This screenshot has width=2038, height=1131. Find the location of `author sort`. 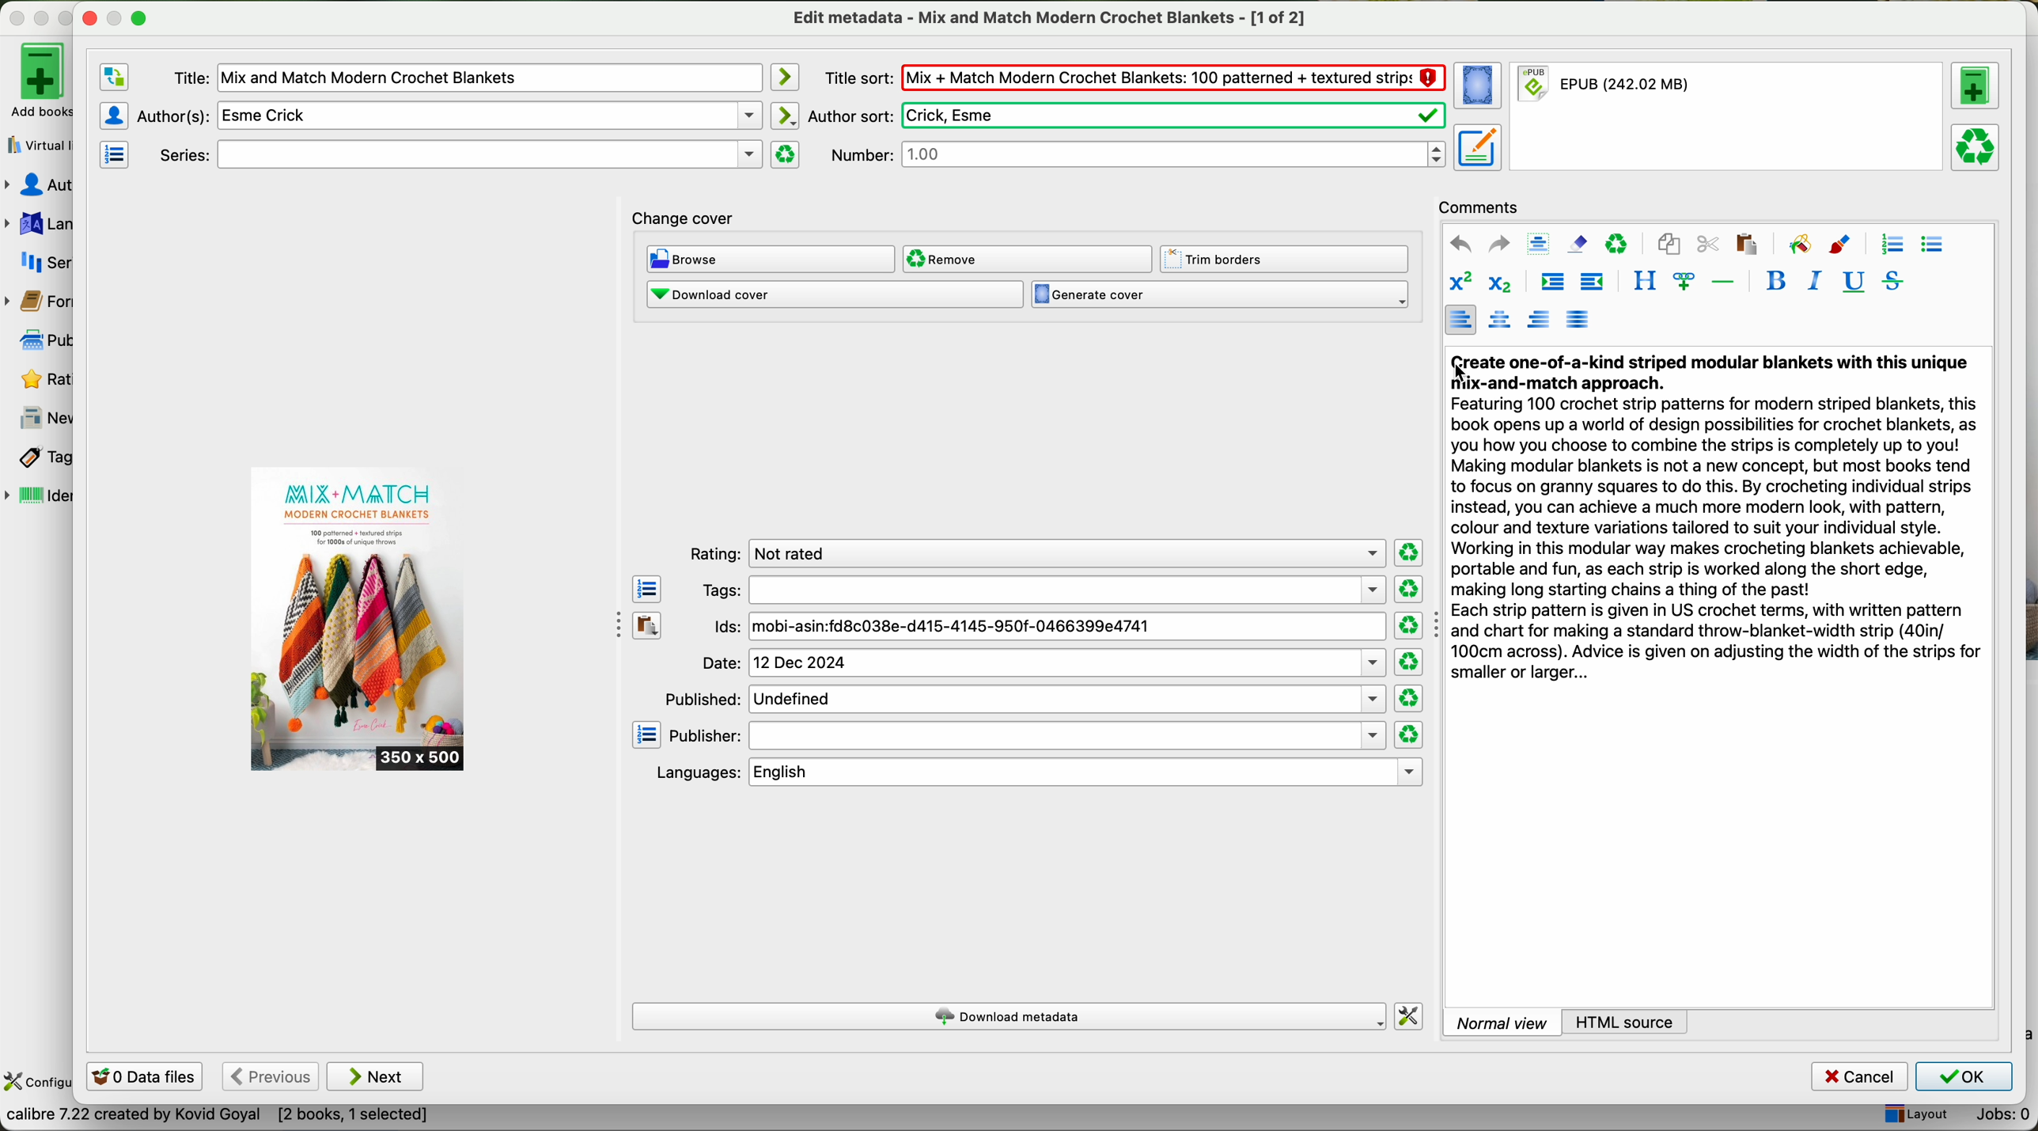

author sort is located at coordinates (1124, 116).